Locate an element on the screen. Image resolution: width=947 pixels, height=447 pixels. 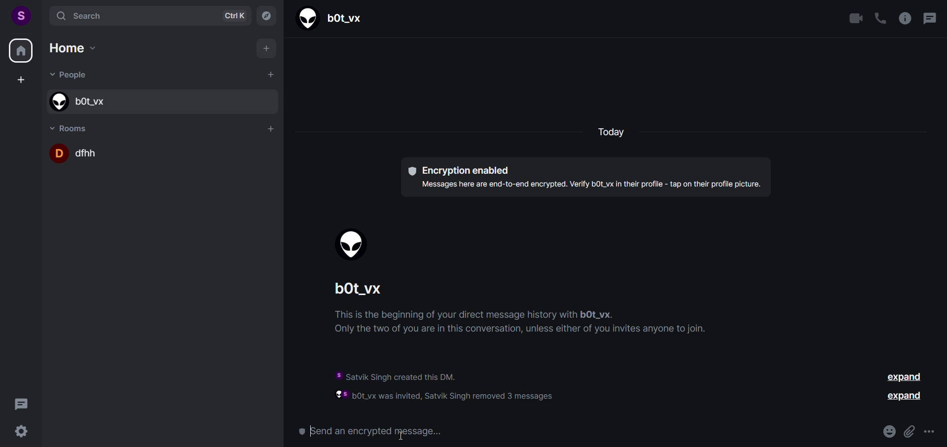
options is located at coordinates (929, 432).